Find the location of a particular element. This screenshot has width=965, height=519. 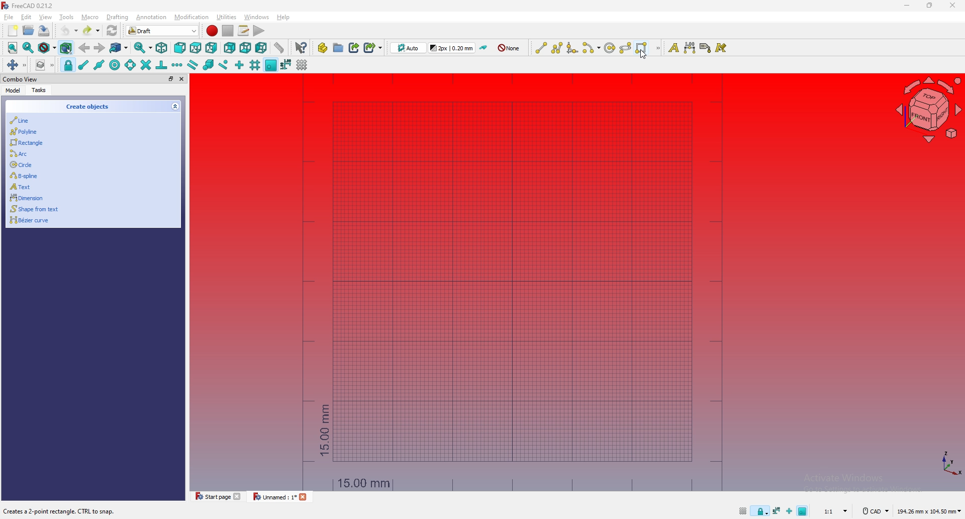

close is located at coordinates (182, 78).